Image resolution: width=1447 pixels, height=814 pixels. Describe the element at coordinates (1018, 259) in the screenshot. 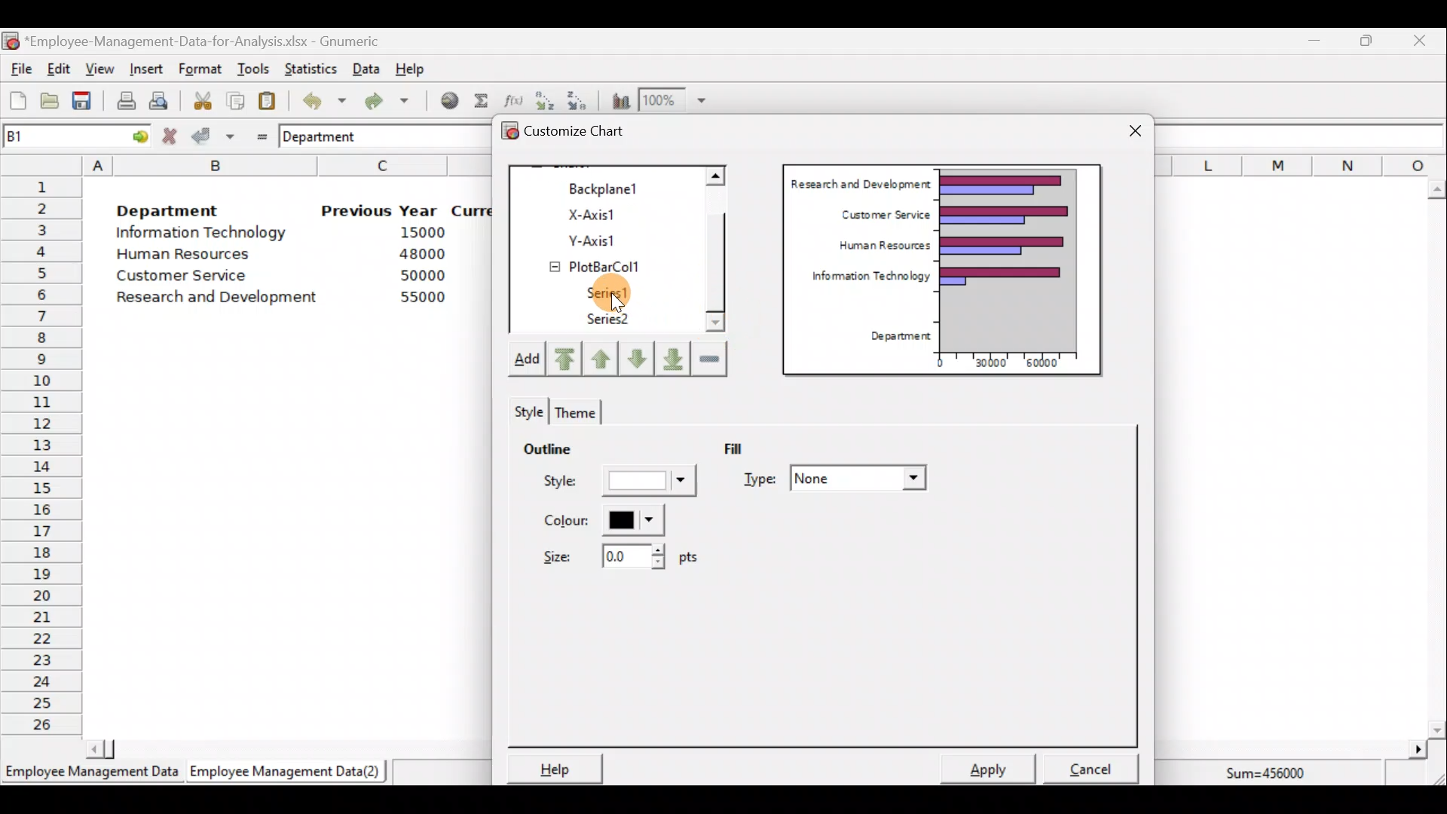

I see `Chart preview` at that location.